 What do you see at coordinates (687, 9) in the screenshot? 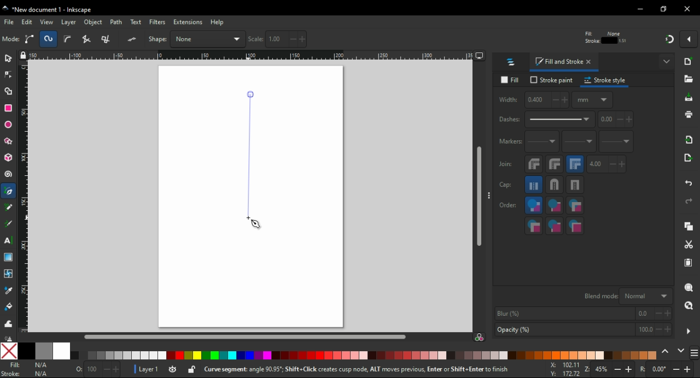
I see `close window` at bounding box center [687, 9].